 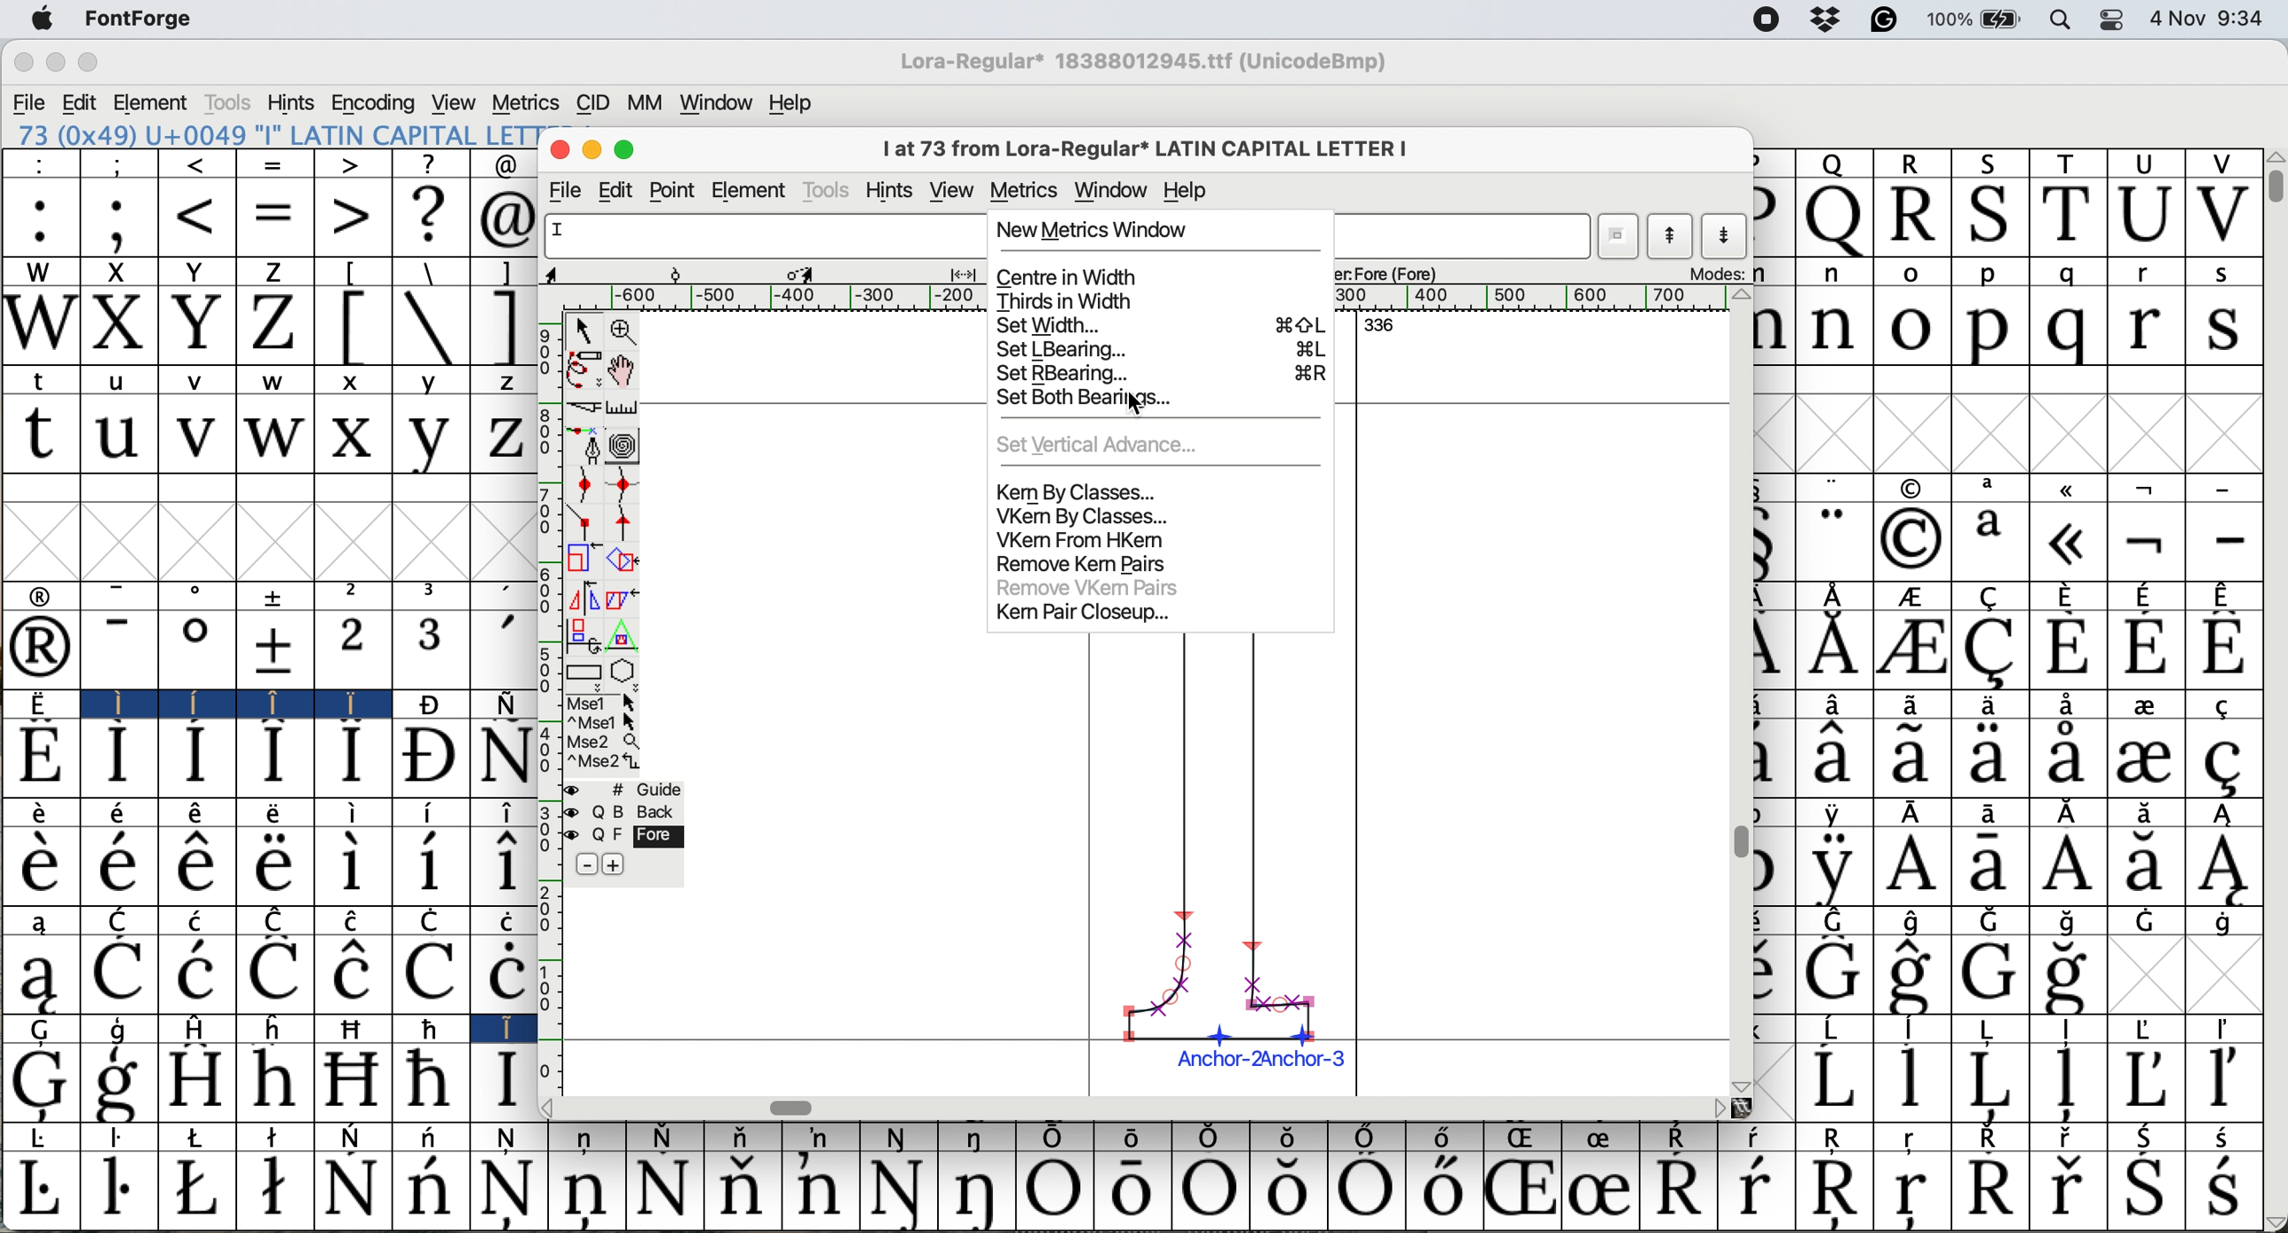 What do you see at coordinates (584, 633) in the screenshot?
I see `rotate the selection in 3d and project back to plane` at bounding box center [584, 633].